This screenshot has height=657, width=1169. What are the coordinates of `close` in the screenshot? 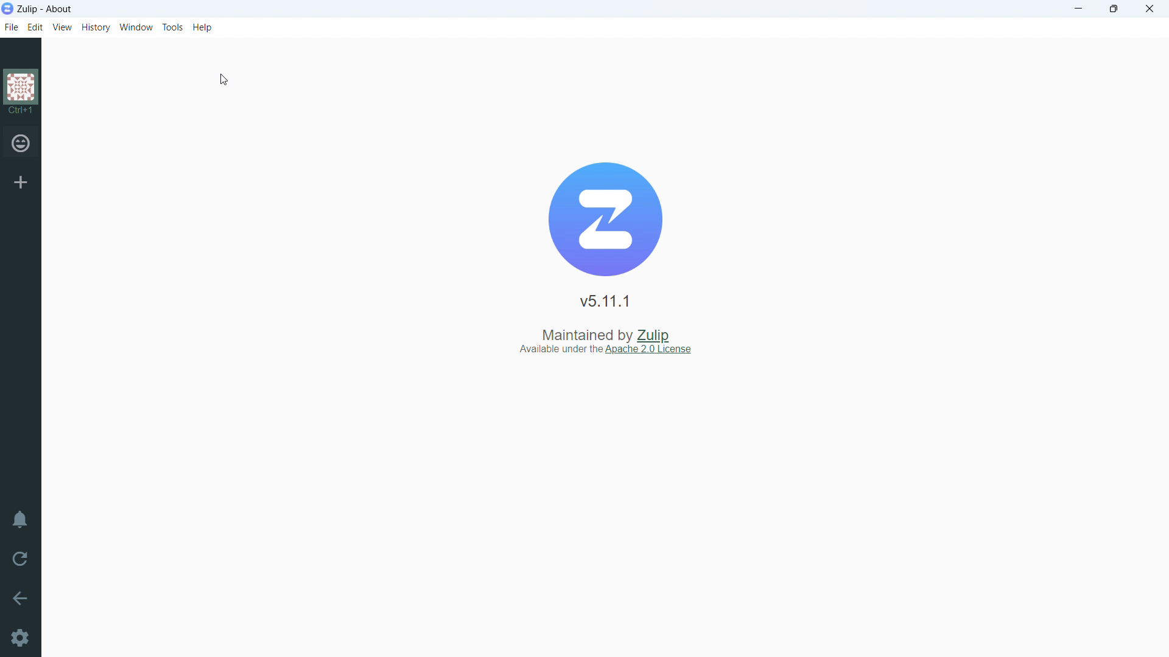 It's located at (1149, 9).